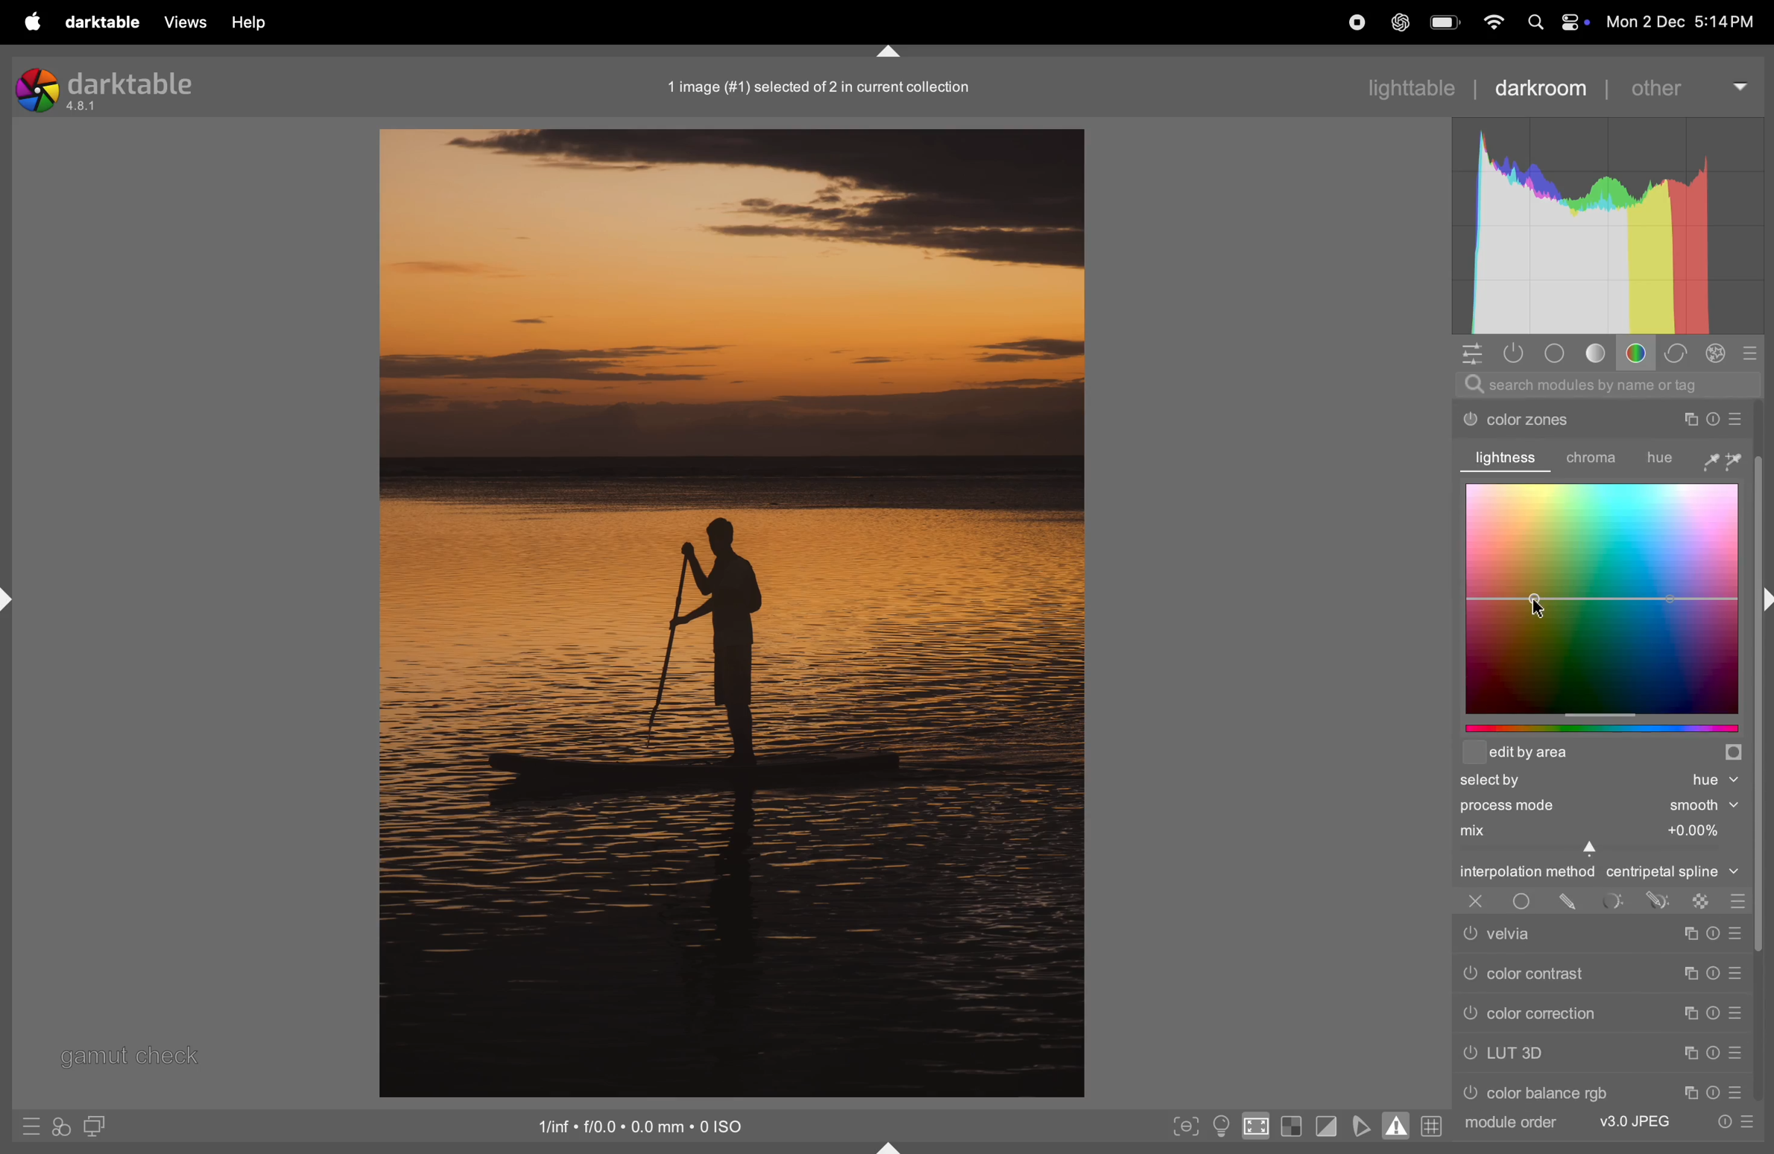 This screenshot has height=1154, width=1774. What do you see at coordinates (1512, 1125) in the screenshot?
I see `module order` at bounding box center [1512, 1125].